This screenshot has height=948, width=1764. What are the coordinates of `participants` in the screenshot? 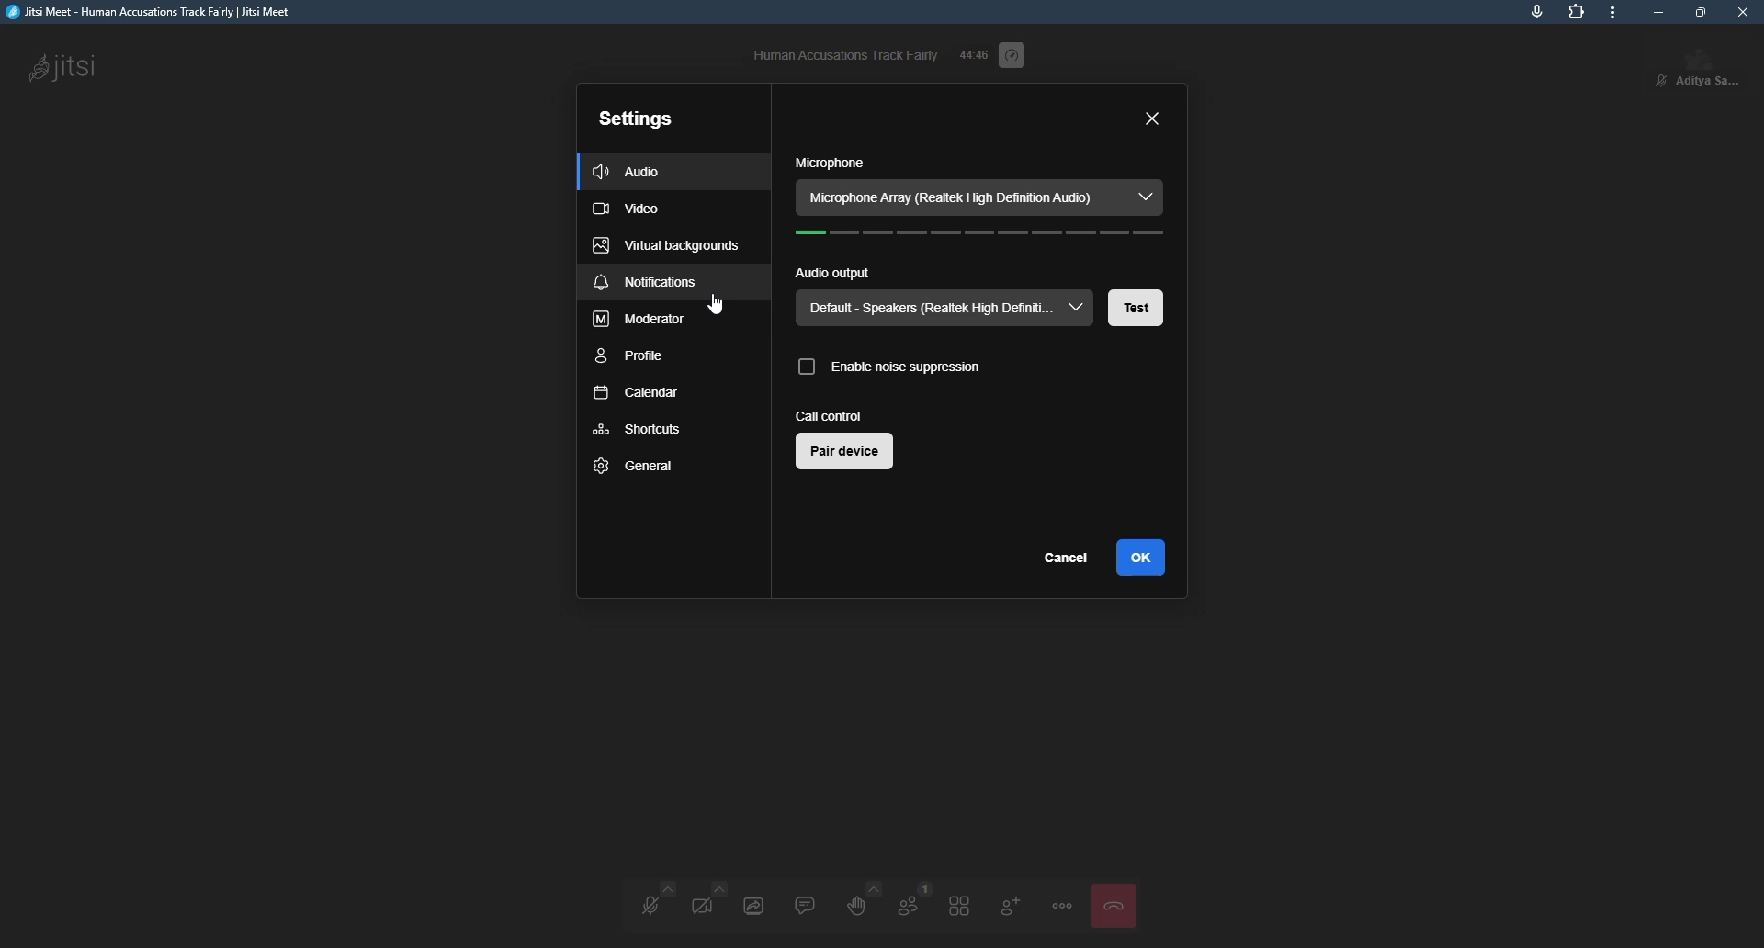 It's located at (905, 902).